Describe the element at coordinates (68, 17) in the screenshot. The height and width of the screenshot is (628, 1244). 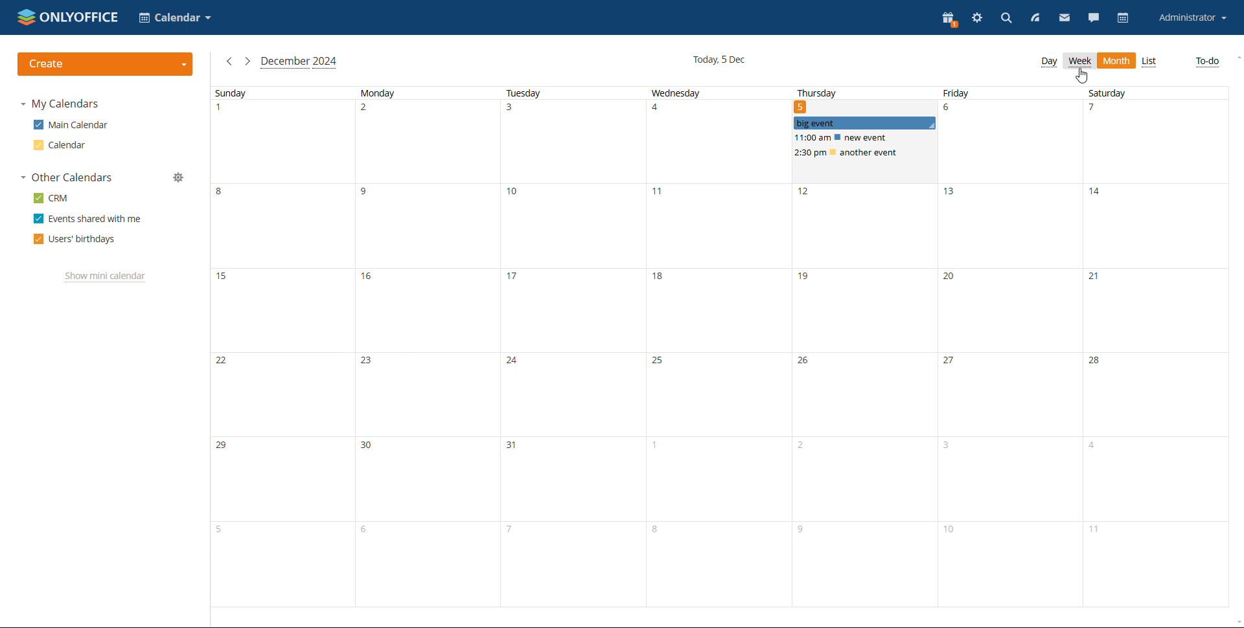
I see `logo` at that location.